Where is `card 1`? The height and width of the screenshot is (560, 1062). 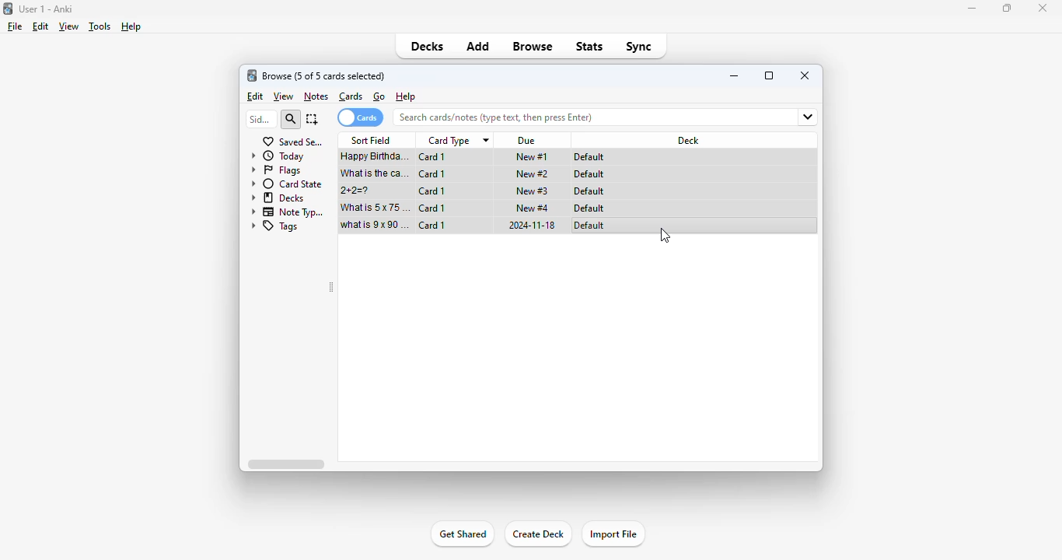
card 1 is located at coordinates (433, 157).